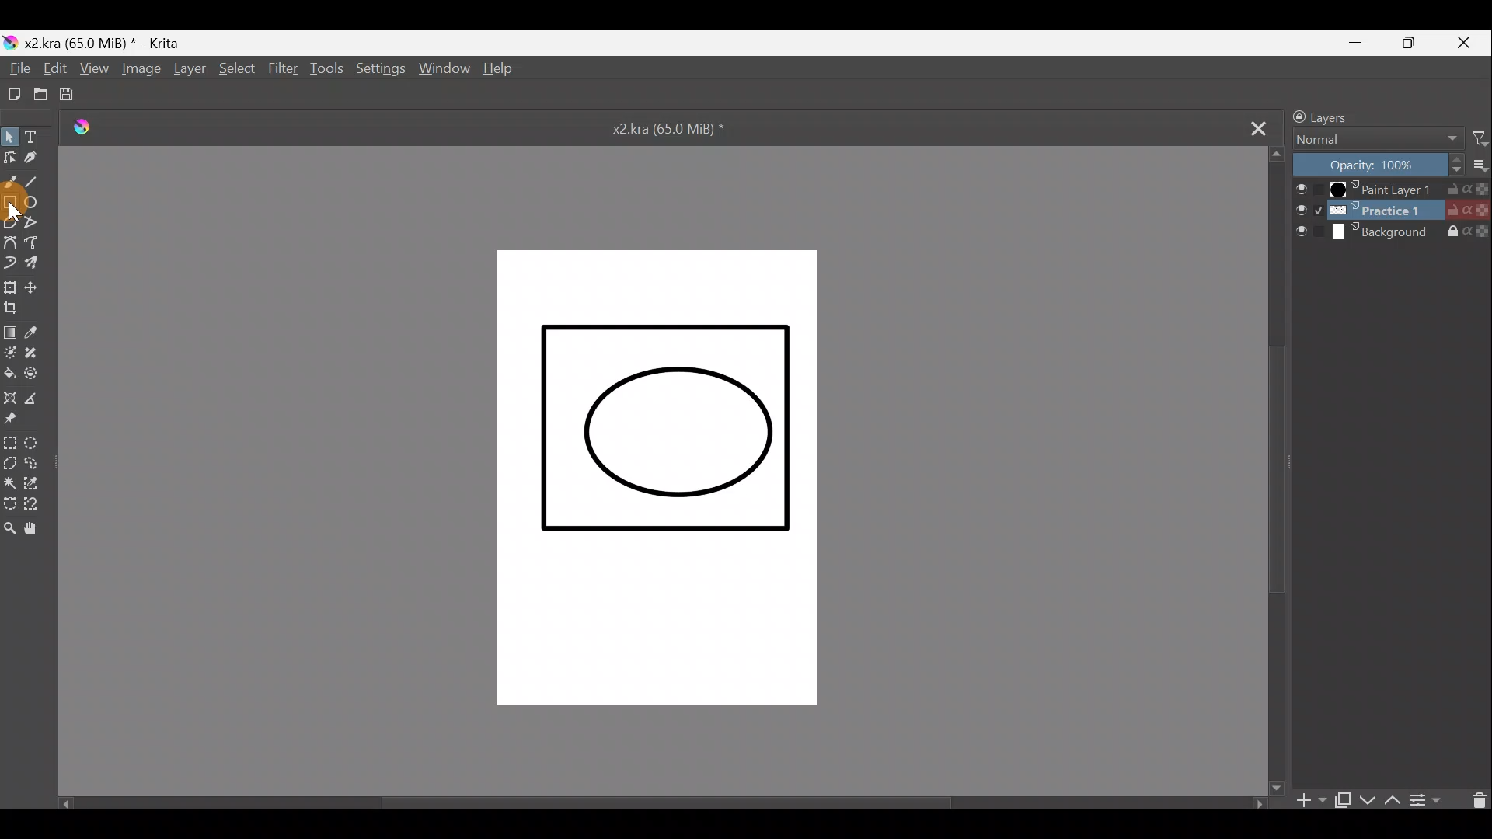  What do you see at coordinates (1393, 232) in the screenshot?
I see `Background` at bounding box center [1393, 232].